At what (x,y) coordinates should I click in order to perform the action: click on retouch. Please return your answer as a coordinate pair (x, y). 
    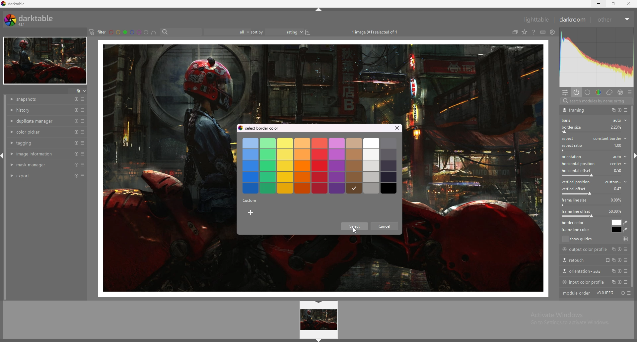
    Looking at the image, I should click on (593, 260).